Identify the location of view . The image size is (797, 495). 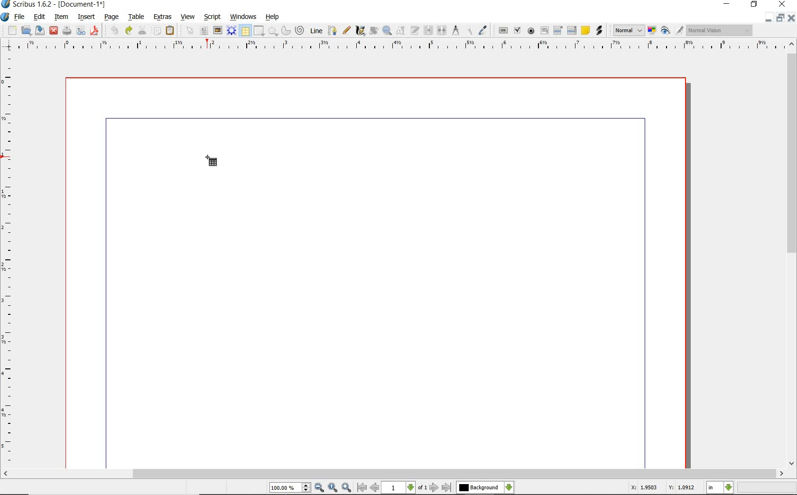
(189, 17).